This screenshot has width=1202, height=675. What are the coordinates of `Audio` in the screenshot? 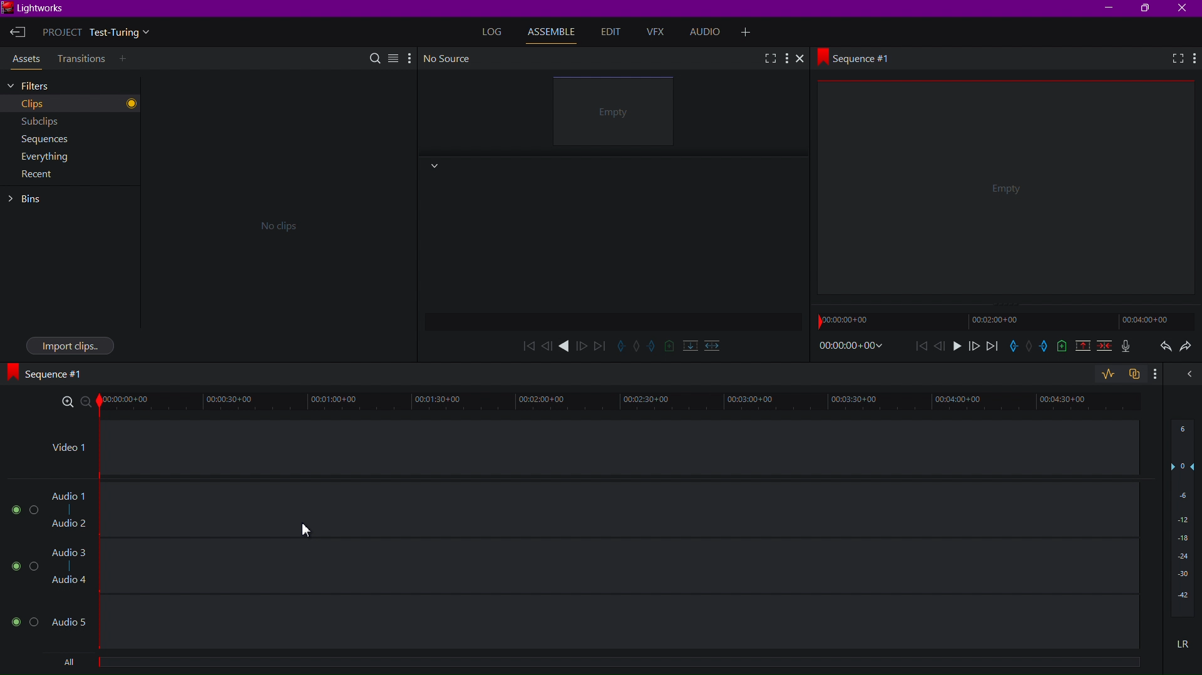 It's located at (709, 33).